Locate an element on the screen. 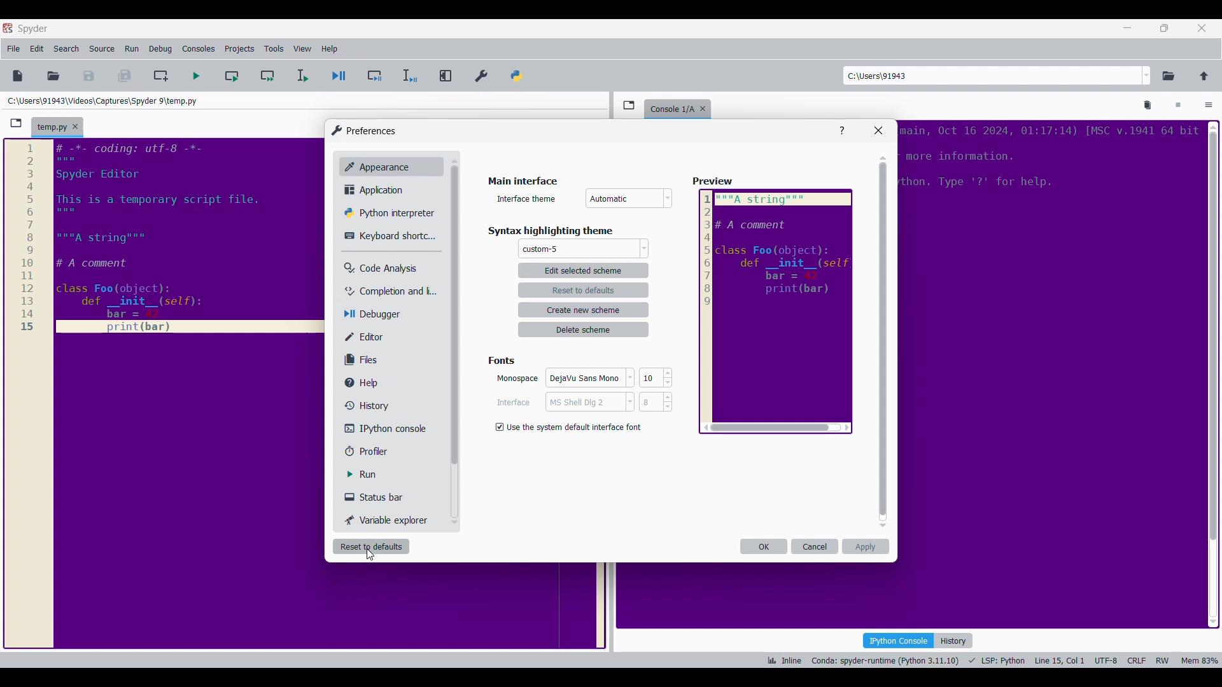 This screenshot has height=687, width=1222. CRLF is located at coordinates (1137, 659).